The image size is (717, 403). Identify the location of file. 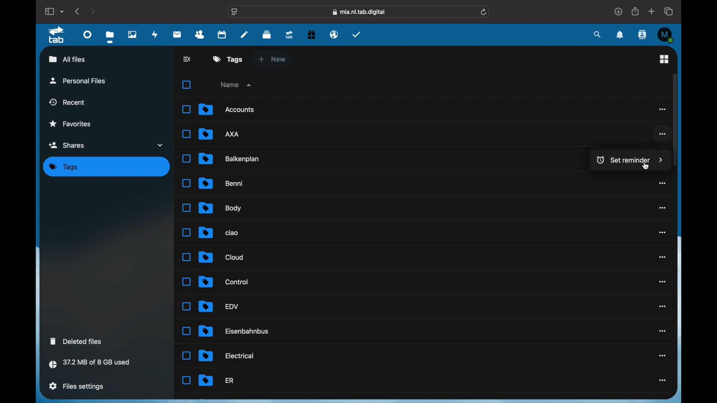
(221, 184).